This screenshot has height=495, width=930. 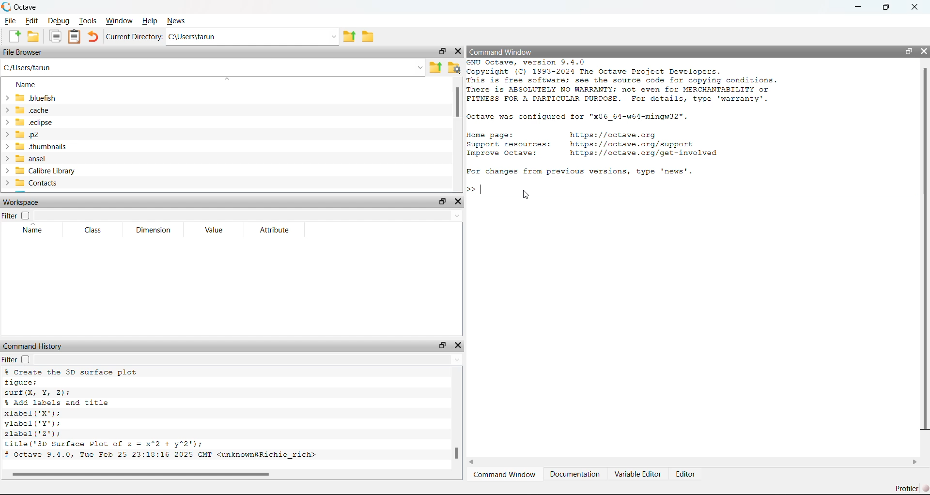 What do you see at coordinates (39, 171) in the screenshot?
I see `Calibre Library` at bounding box center [39, 171].